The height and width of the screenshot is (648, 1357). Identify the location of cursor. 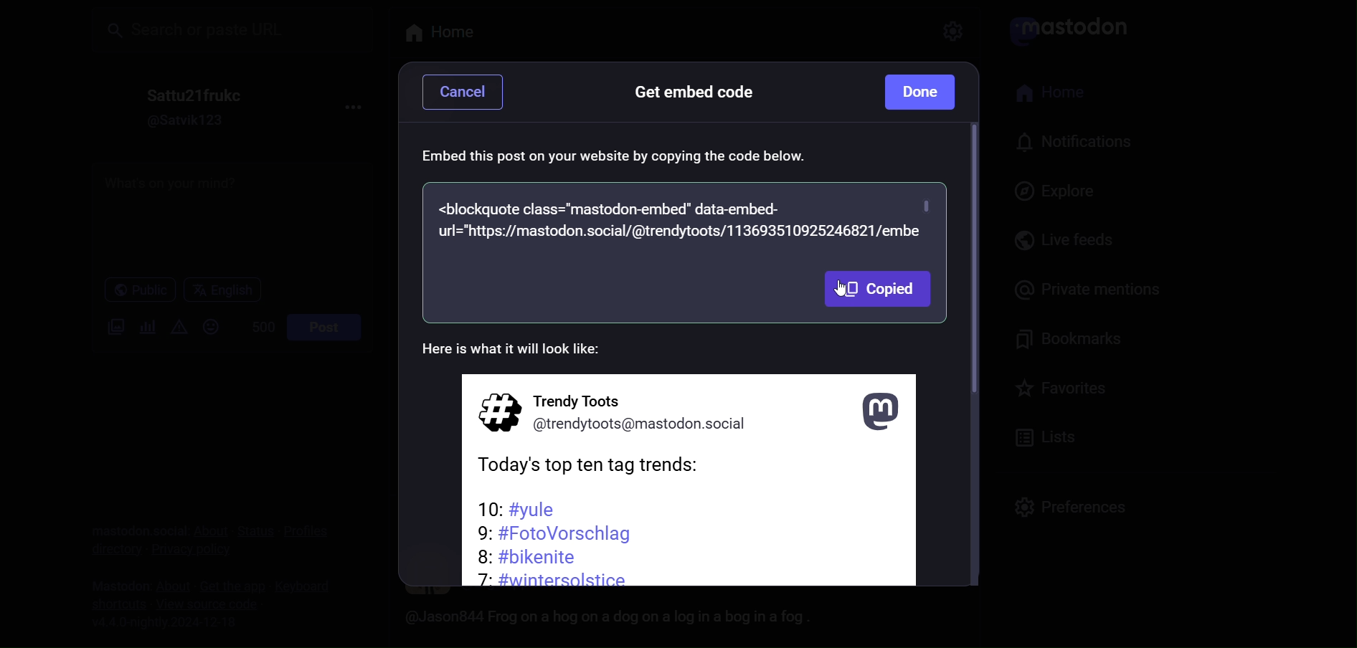
(839, 300).